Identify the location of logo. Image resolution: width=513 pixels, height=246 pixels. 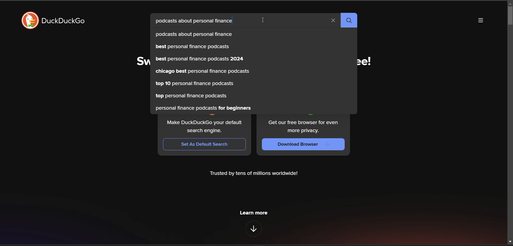
(28, 21).